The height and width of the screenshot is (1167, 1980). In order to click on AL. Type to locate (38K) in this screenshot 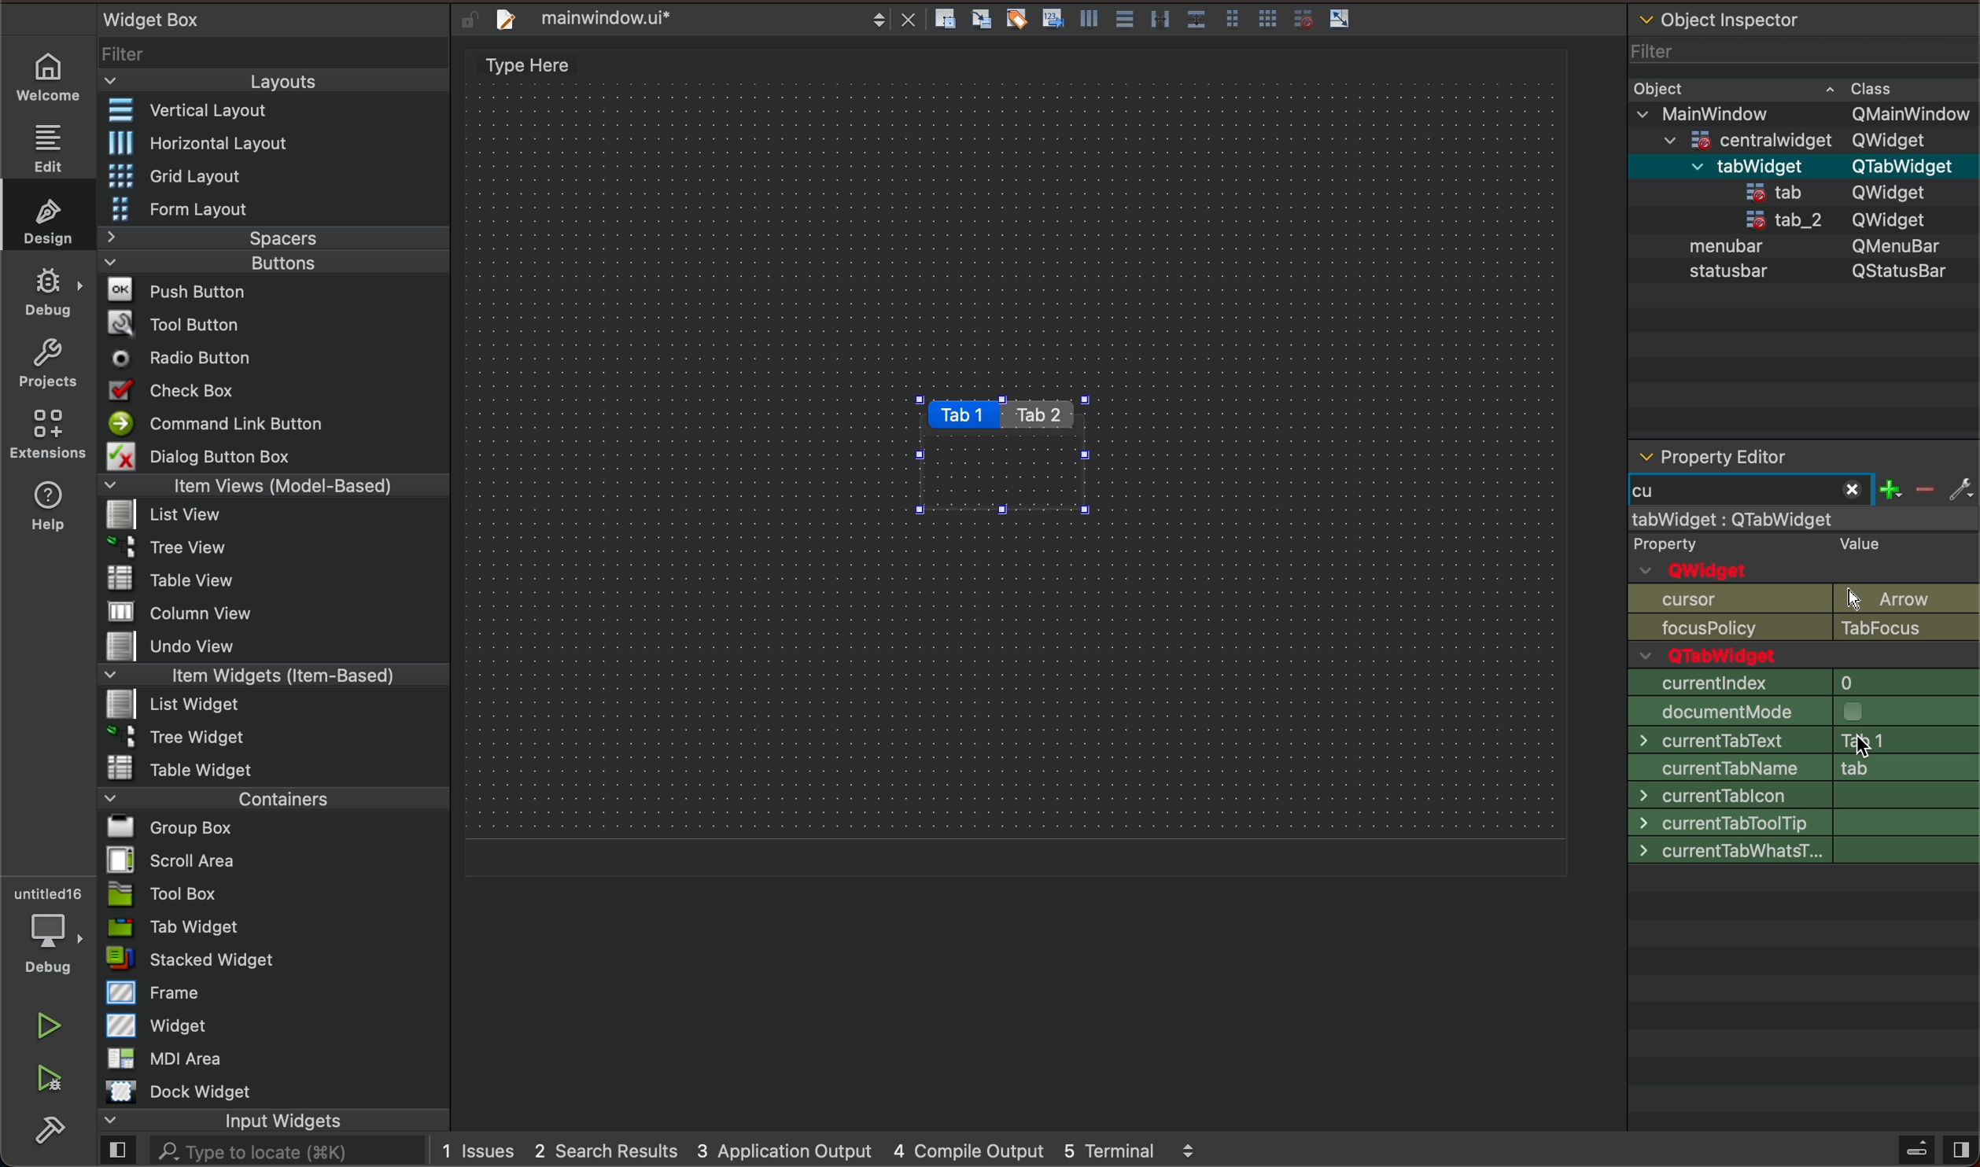, I will do `click(271, 1154)`.